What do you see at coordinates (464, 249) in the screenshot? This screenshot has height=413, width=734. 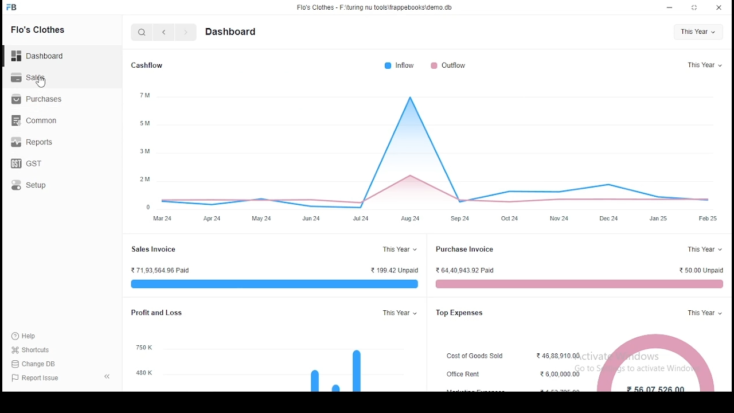 I see `purchase invoice` at bounding box center [464, 249].